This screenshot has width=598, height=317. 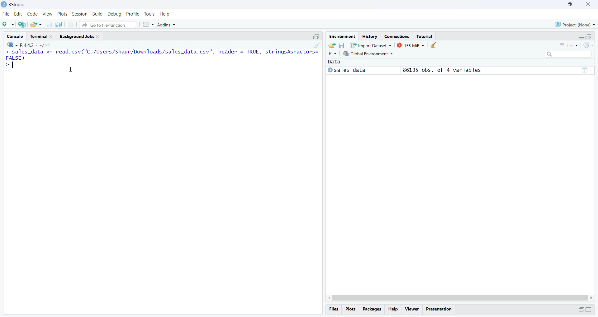 What do you see at coordinates (80, 36) in the screenshot?
I see `Background Jobs` at bounding box center [80, 36].